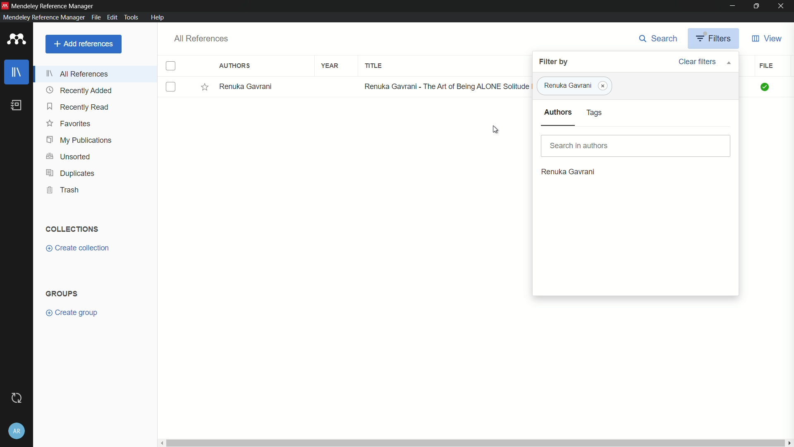  I want to click on Farnham, Boston; Tokyo, S..., so click(267, 86).